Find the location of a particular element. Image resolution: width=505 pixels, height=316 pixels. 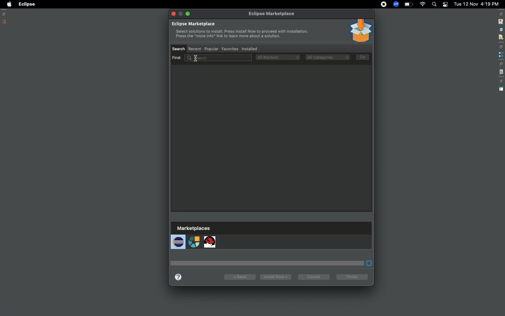

Zoom is located at coordinates (396, 4).